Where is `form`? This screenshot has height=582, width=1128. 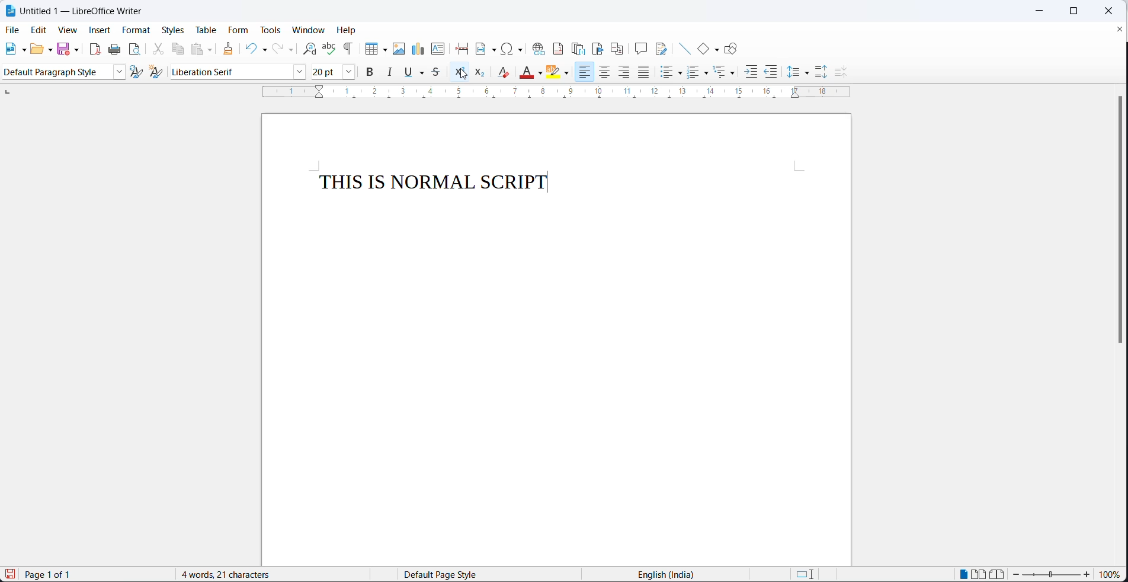 form is located at coordinates (239, 31).